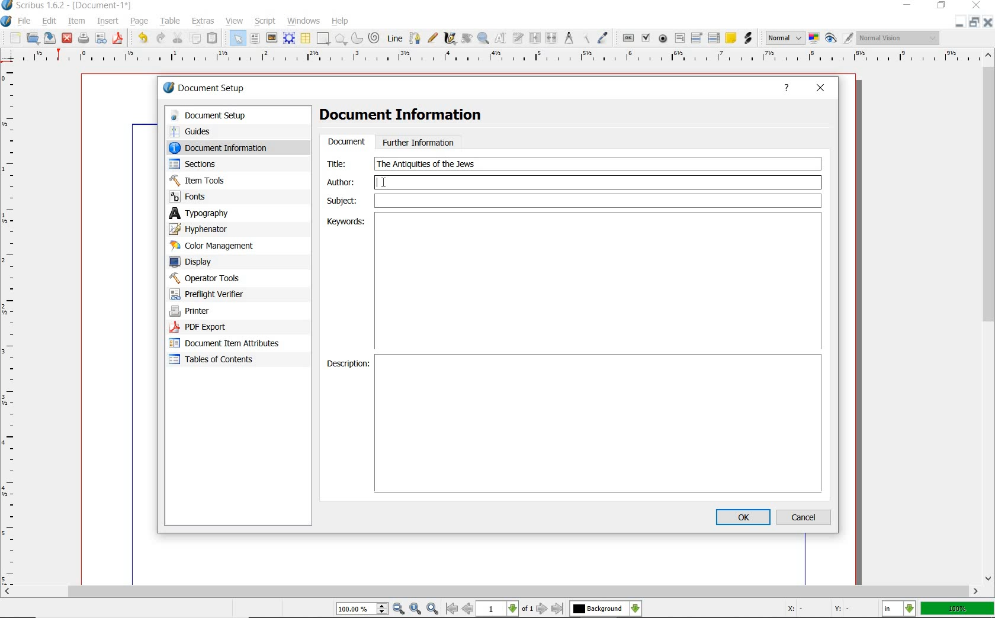  I want to click on spiral, so click(375, 37).